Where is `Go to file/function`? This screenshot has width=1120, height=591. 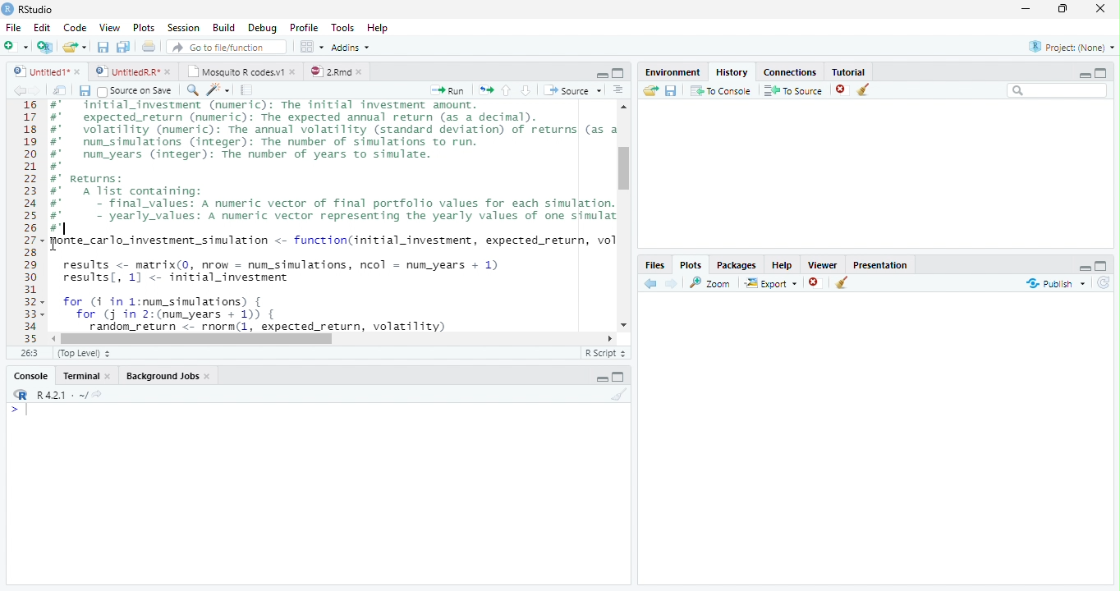
Go to file/function is located at coordinates (225, 47).